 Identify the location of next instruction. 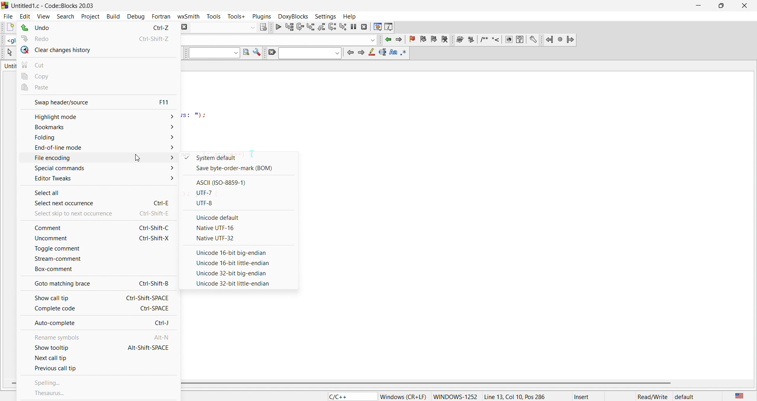
(332, 27).